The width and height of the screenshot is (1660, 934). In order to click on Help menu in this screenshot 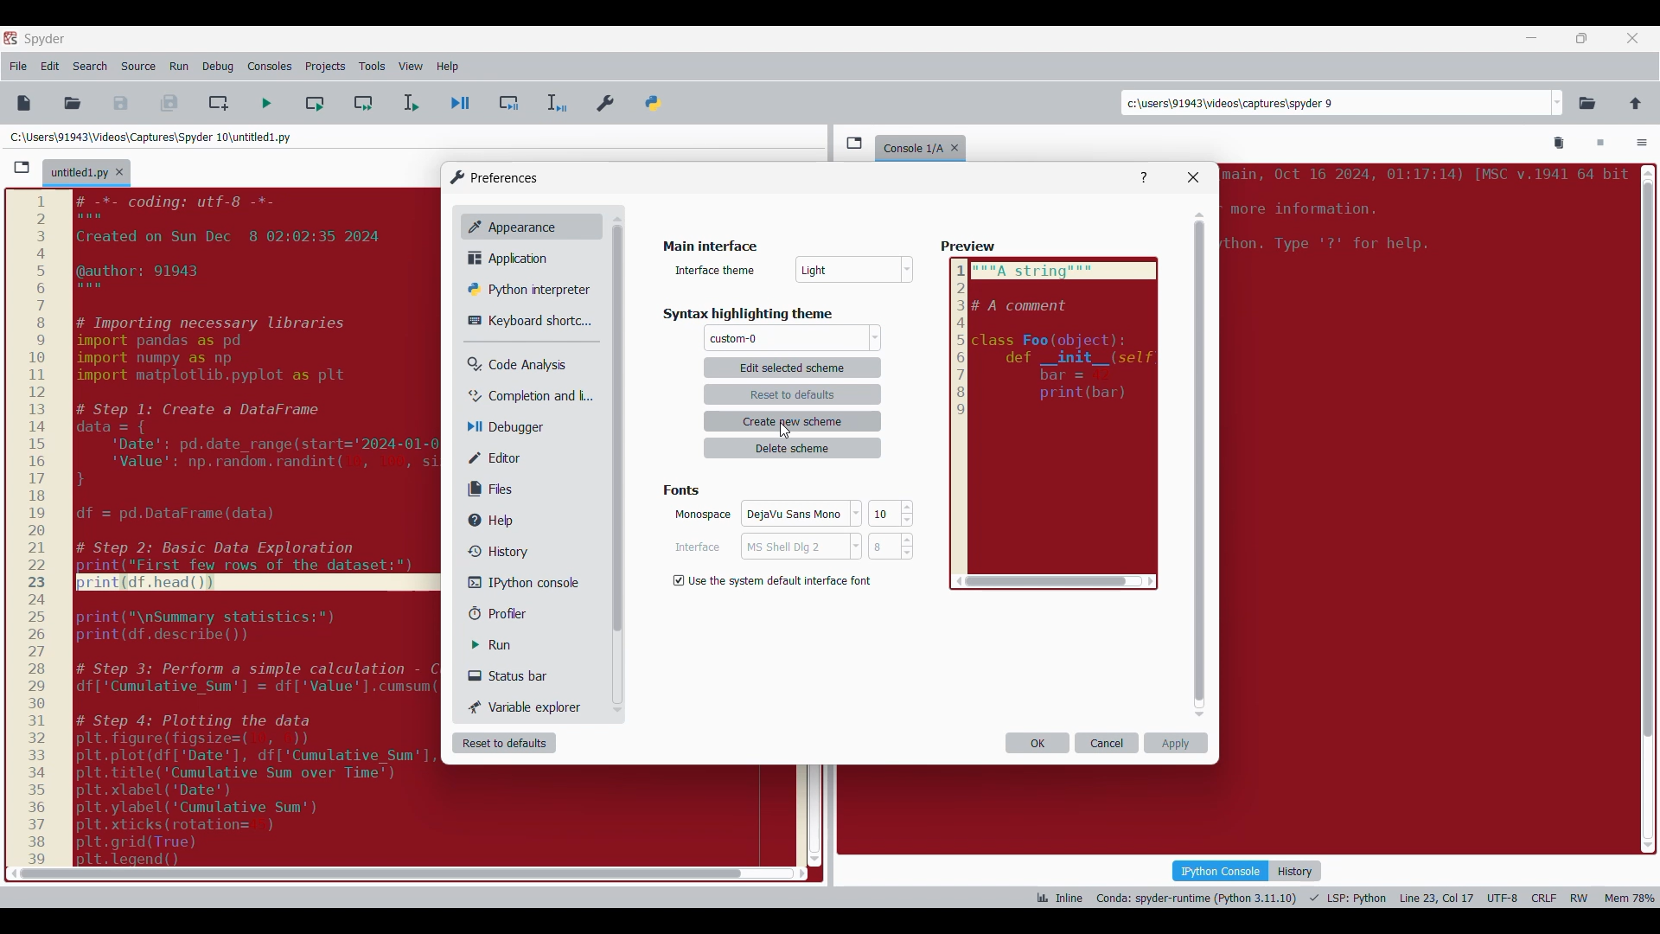, I will do `click(447, 67)`.